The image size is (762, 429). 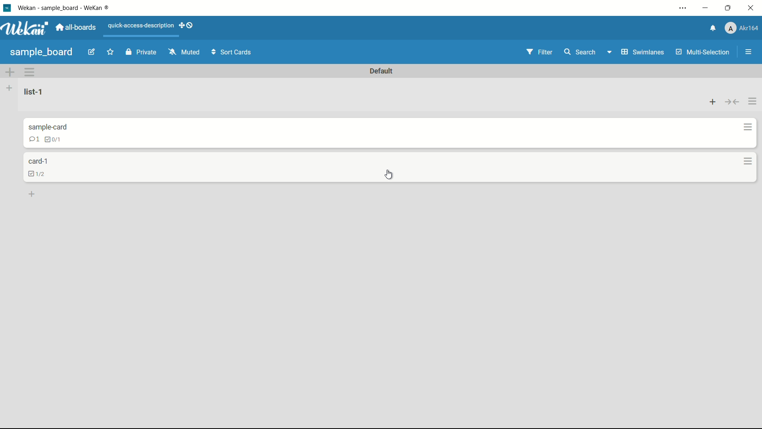 I want to click on checklist, so click(x=40, y=174).